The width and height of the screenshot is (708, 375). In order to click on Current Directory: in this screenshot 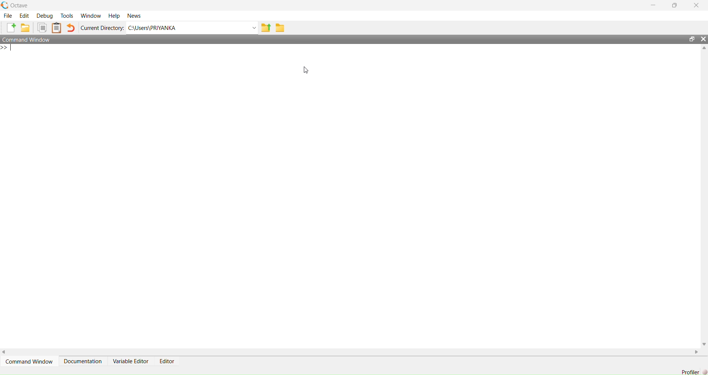, I will do `click(102, 28)`.